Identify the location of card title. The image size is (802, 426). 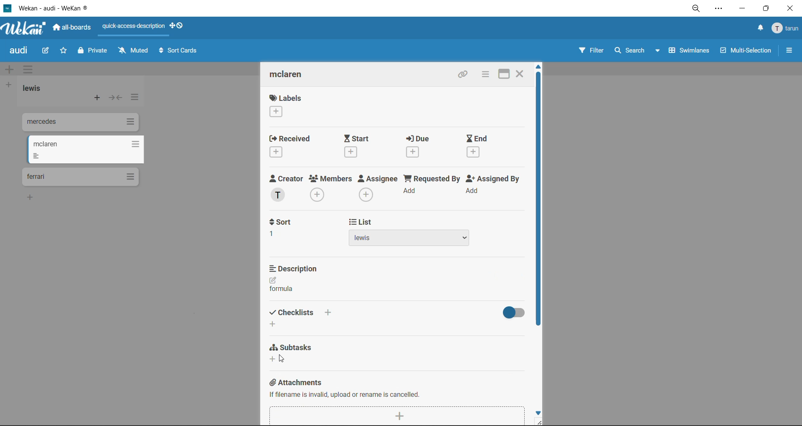
(293, 75).